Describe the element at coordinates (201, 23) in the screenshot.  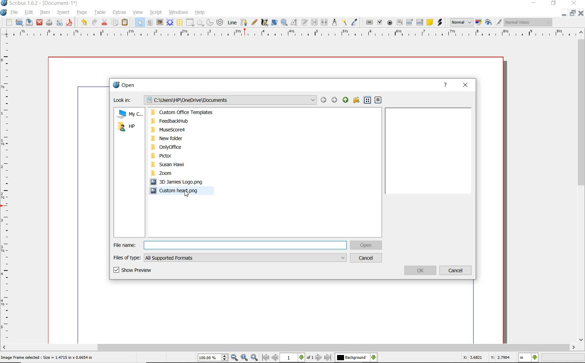
I see `shape` at that location.